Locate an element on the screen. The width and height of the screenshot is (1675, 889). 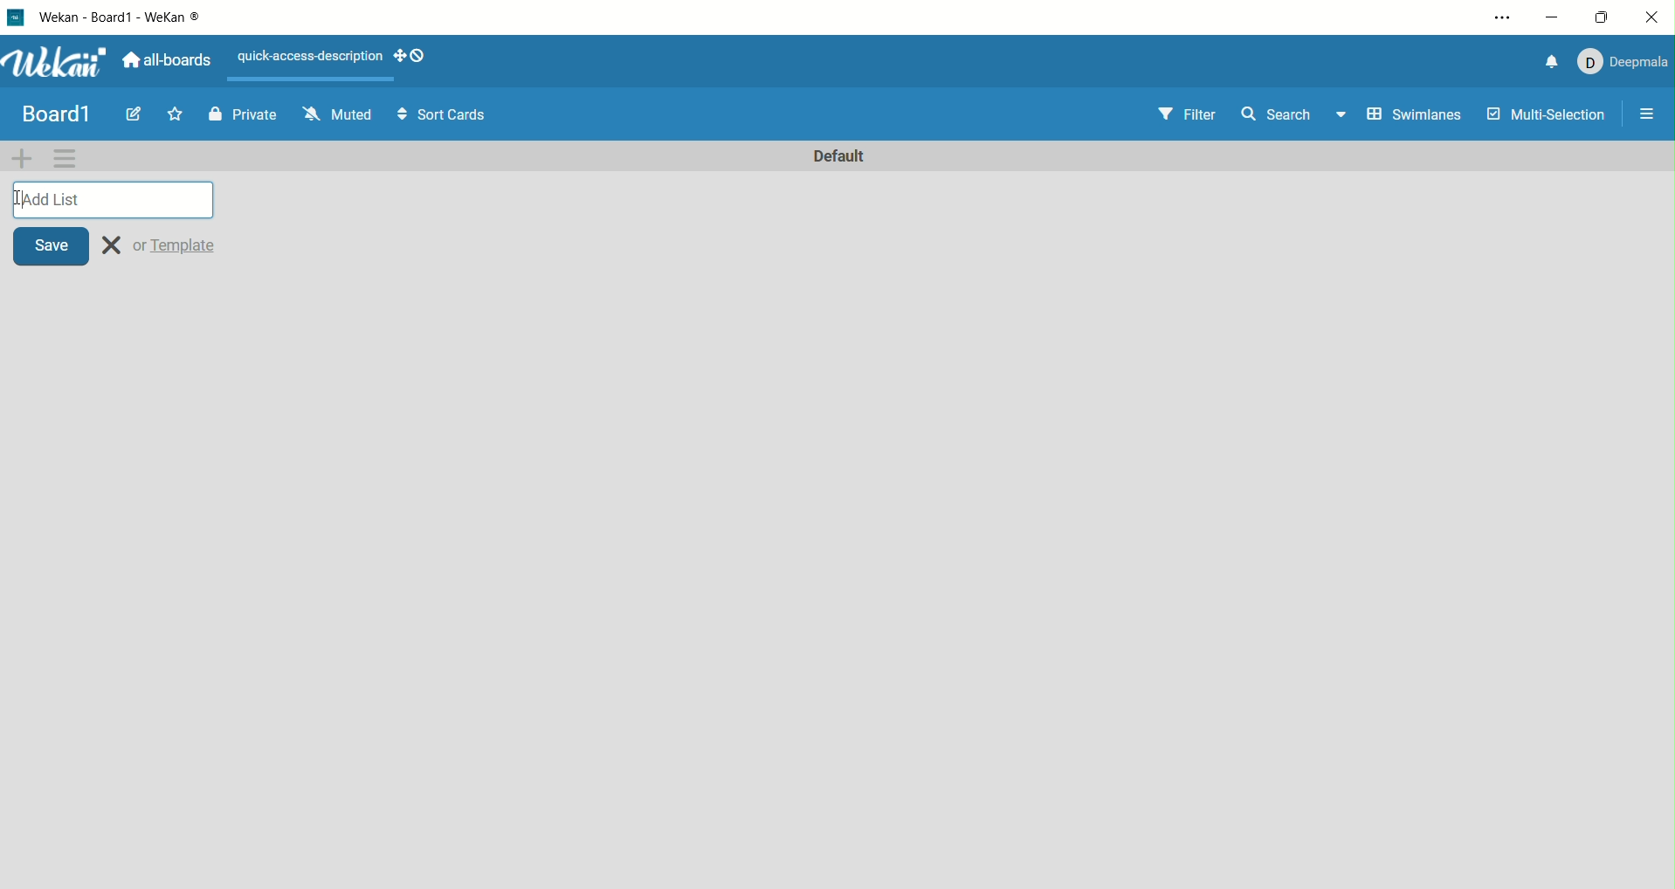
multi-selection is located at coordinates (1549, 115).